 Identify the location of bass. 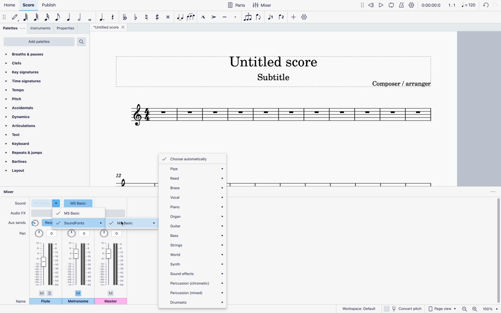
(196, 235).